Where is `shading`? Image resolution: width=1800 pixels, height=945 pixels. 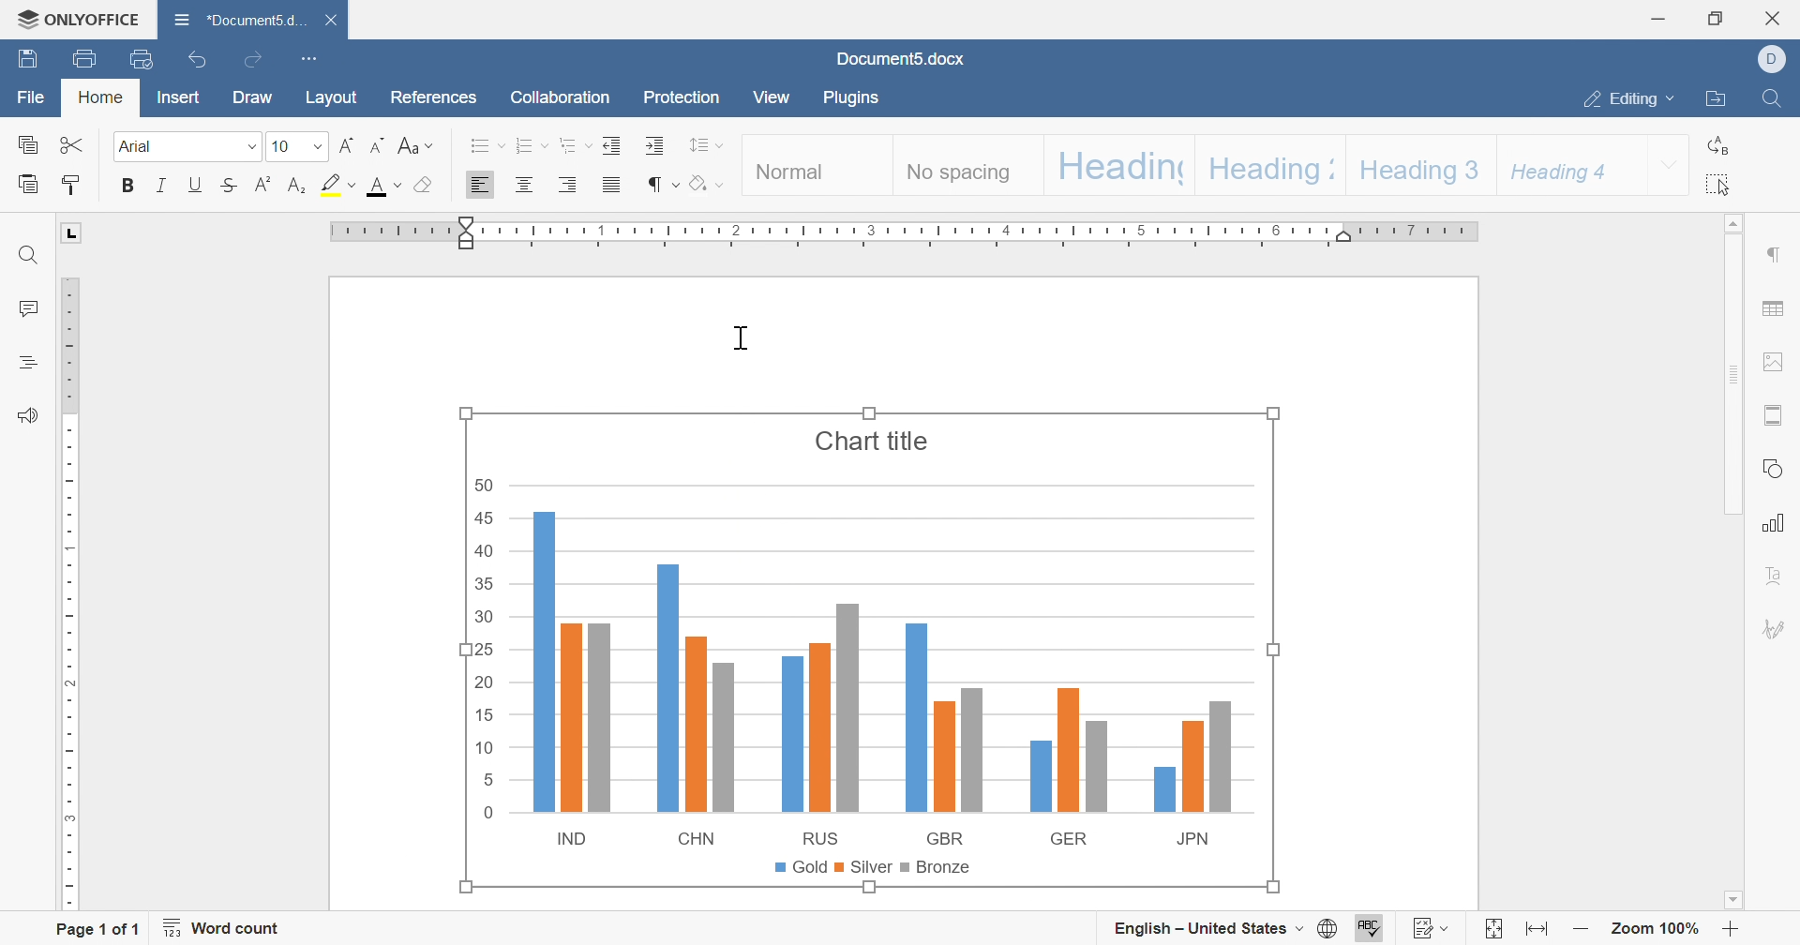
shading is located at coordinates (423, 186).